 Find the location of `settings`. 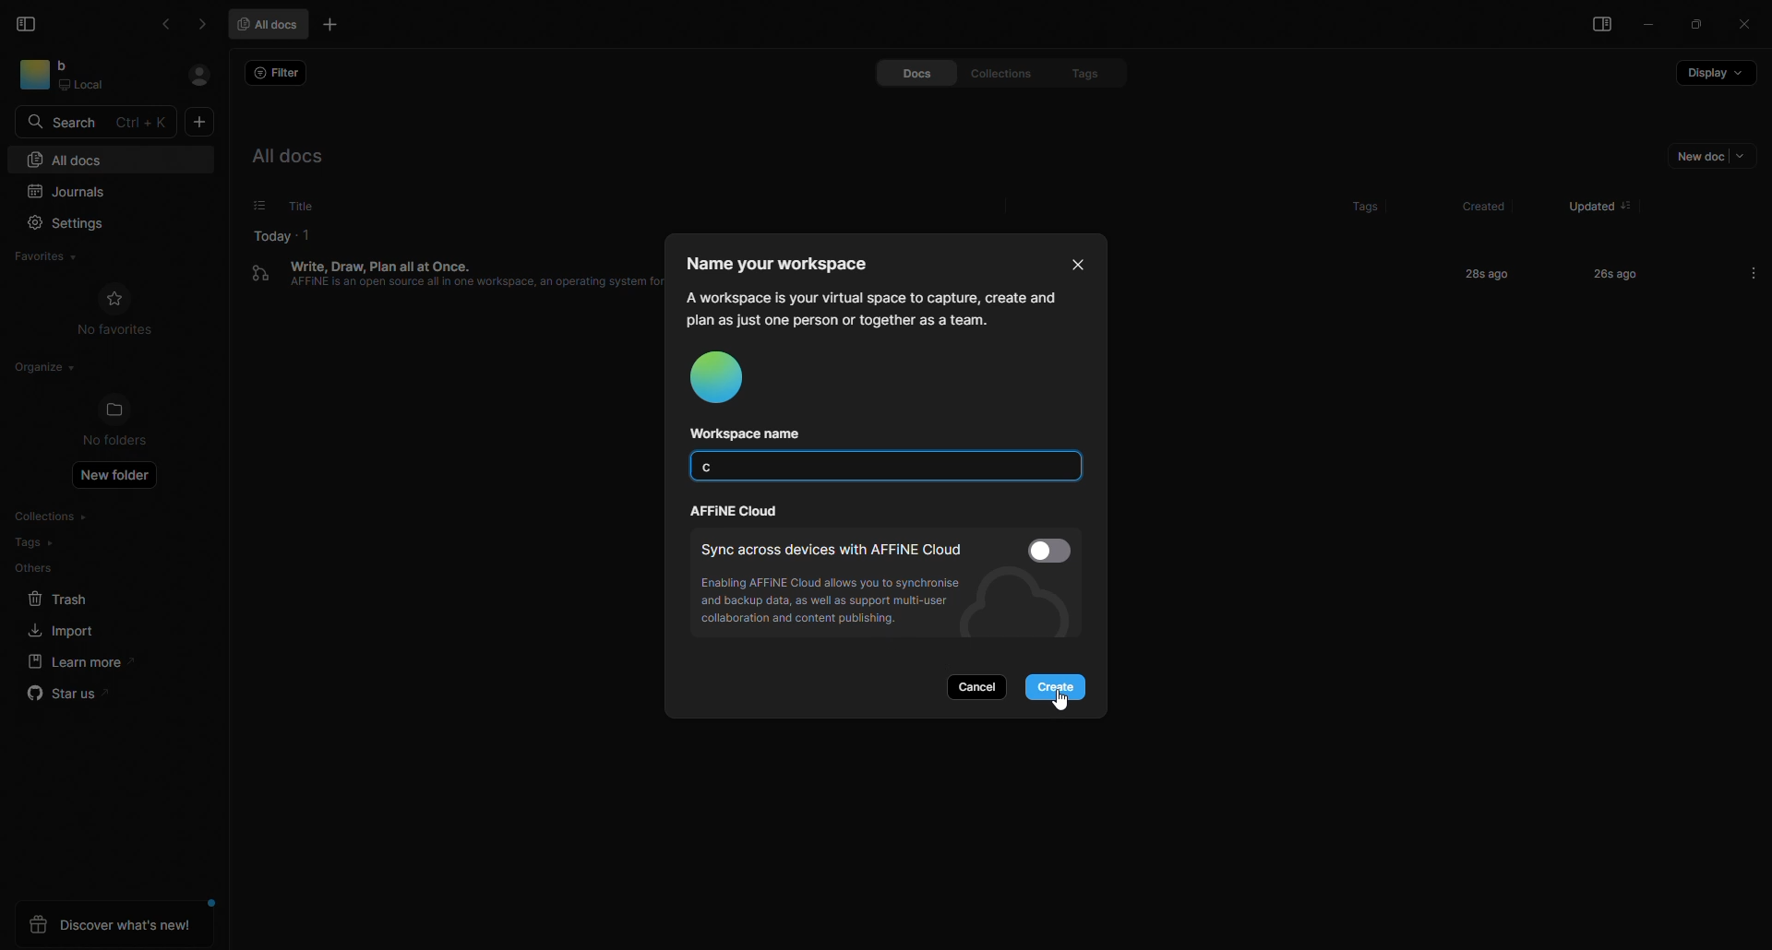

settings is located at coordinates (72, 221).